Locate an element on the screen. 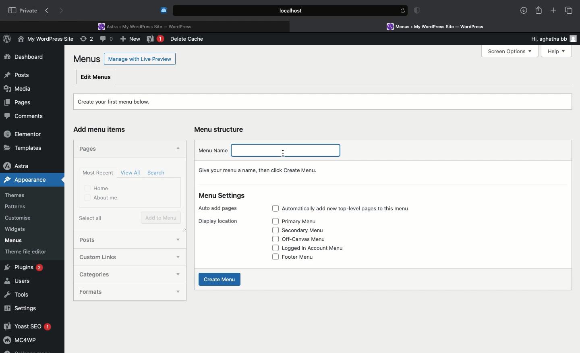 This screenshot has width=580, height=353. Add new tab is located at coordinates (553, 12).